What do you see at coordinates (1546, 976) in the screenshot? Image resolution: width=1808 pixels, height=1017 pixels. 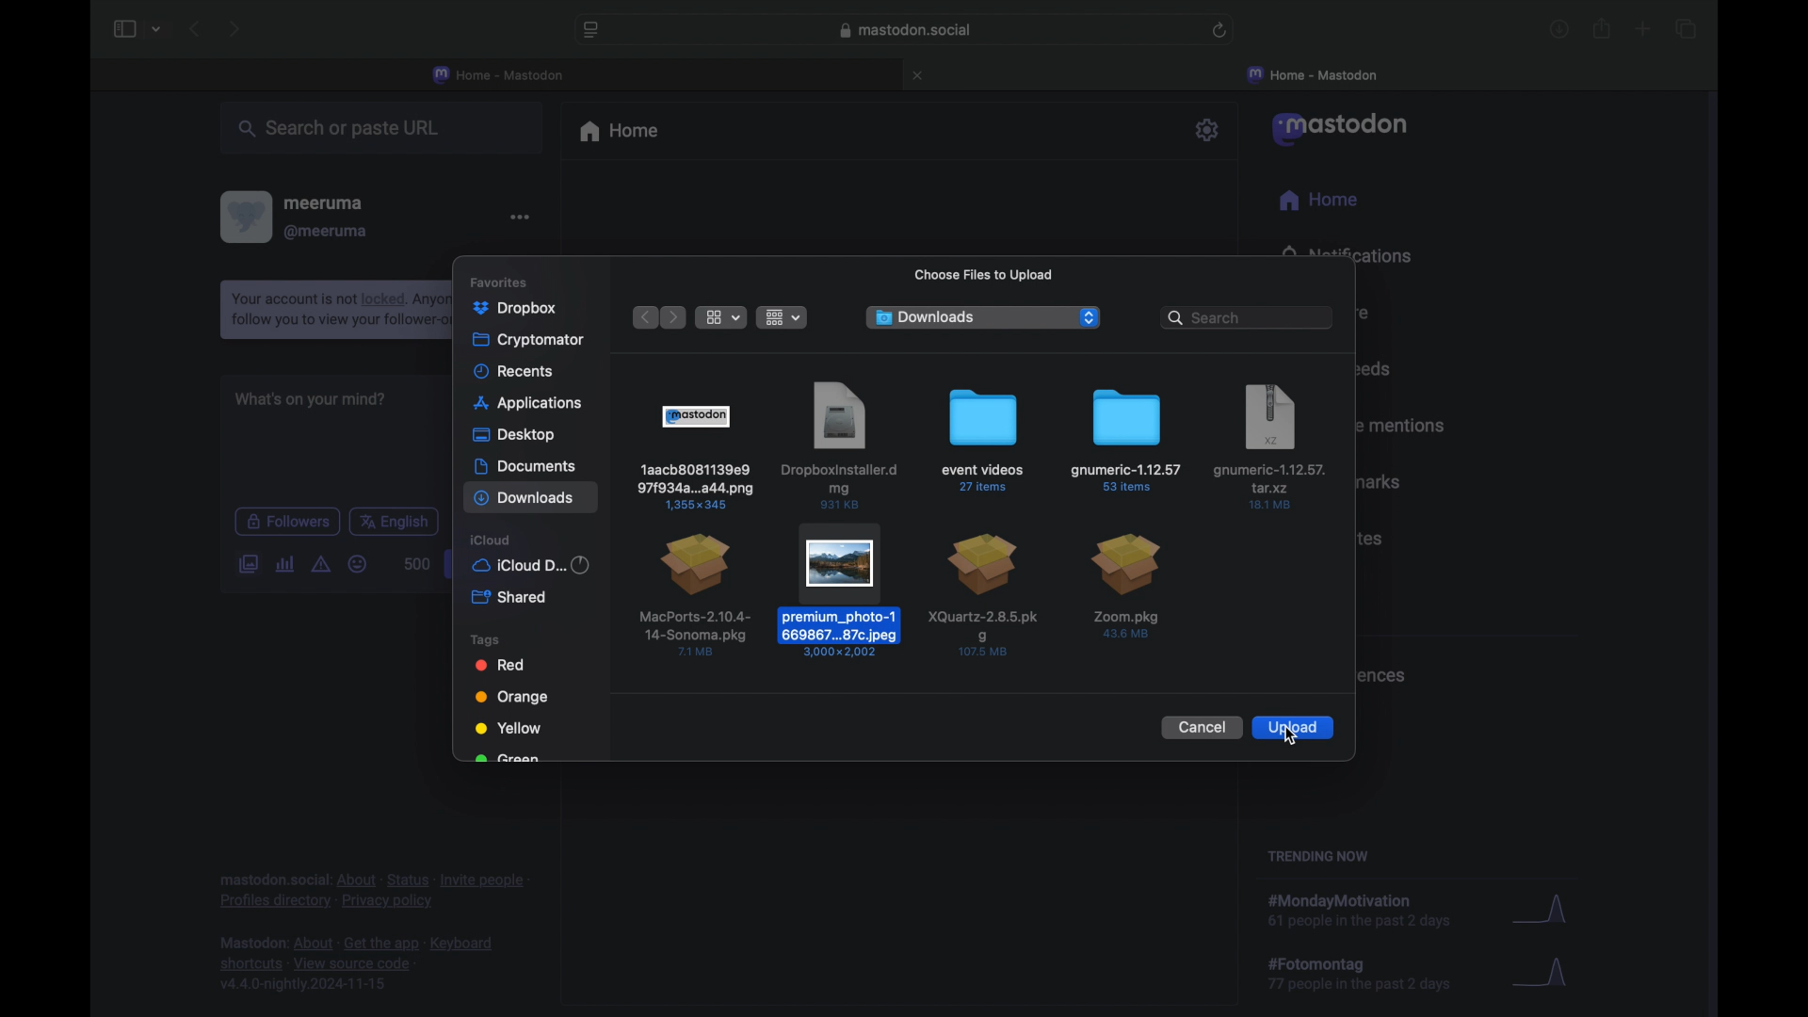 I see `graph` at bounding box center [1546, 976].